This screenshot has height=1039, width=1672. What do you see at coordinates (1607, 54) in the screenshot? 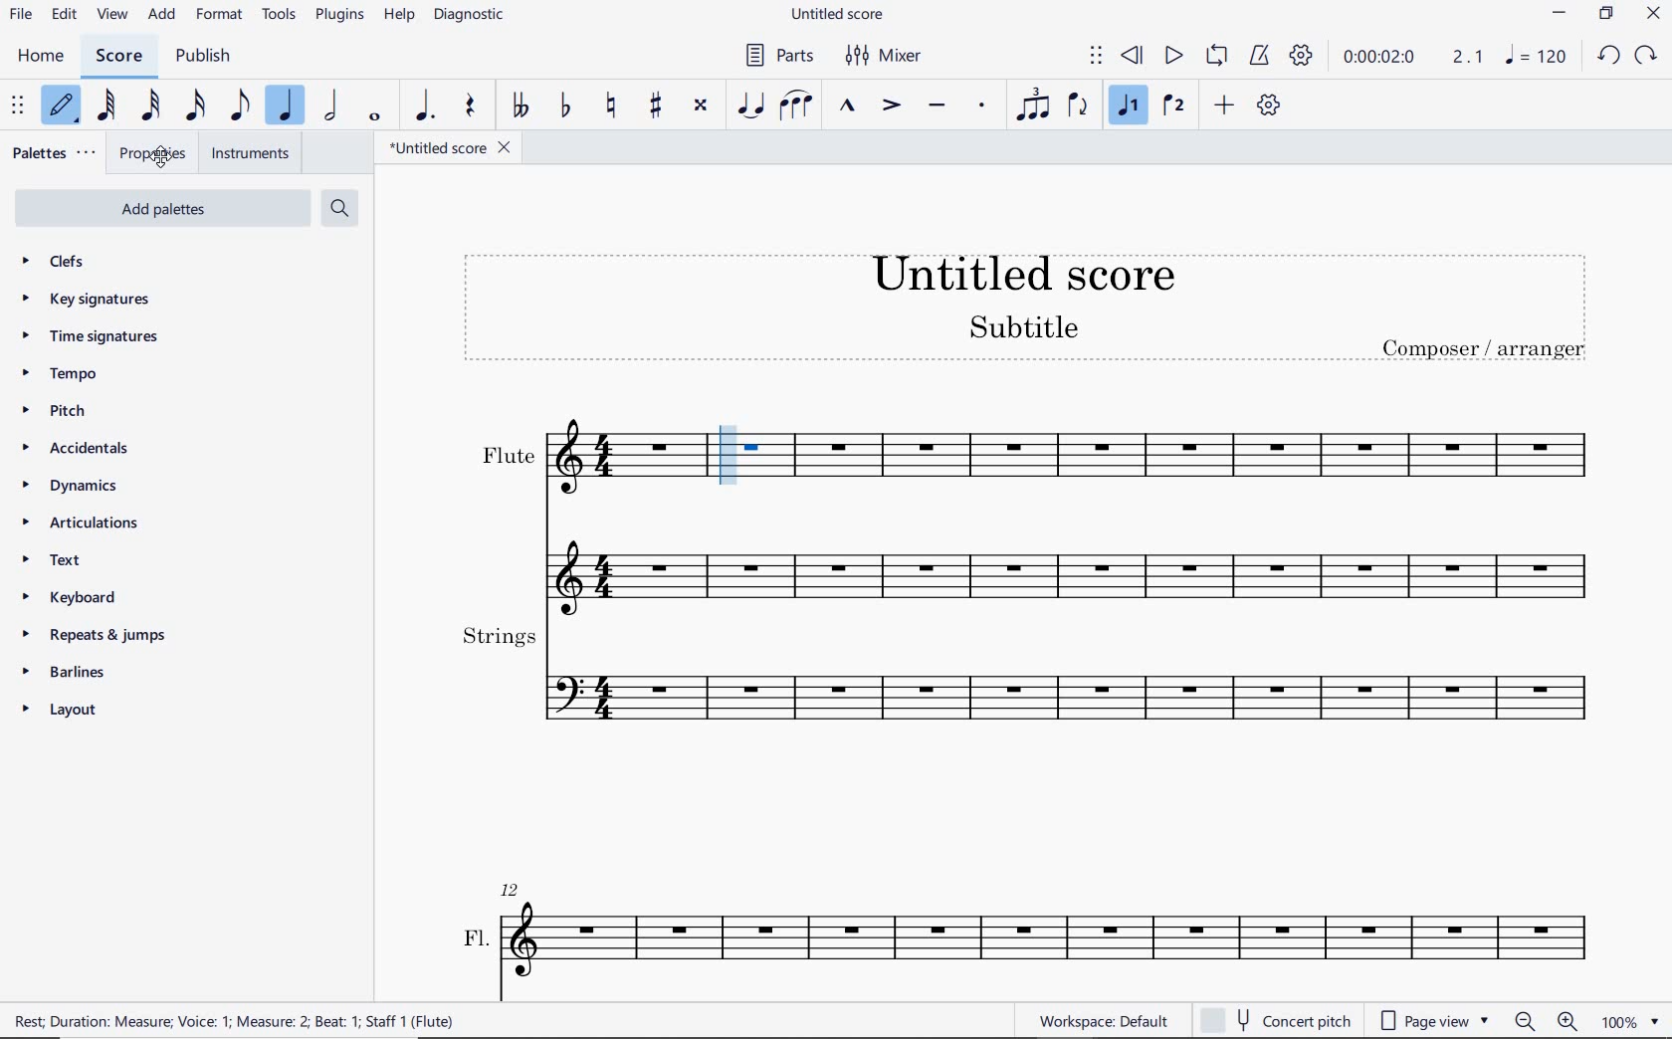
I see `undo` at bounding box center [1607, 54].